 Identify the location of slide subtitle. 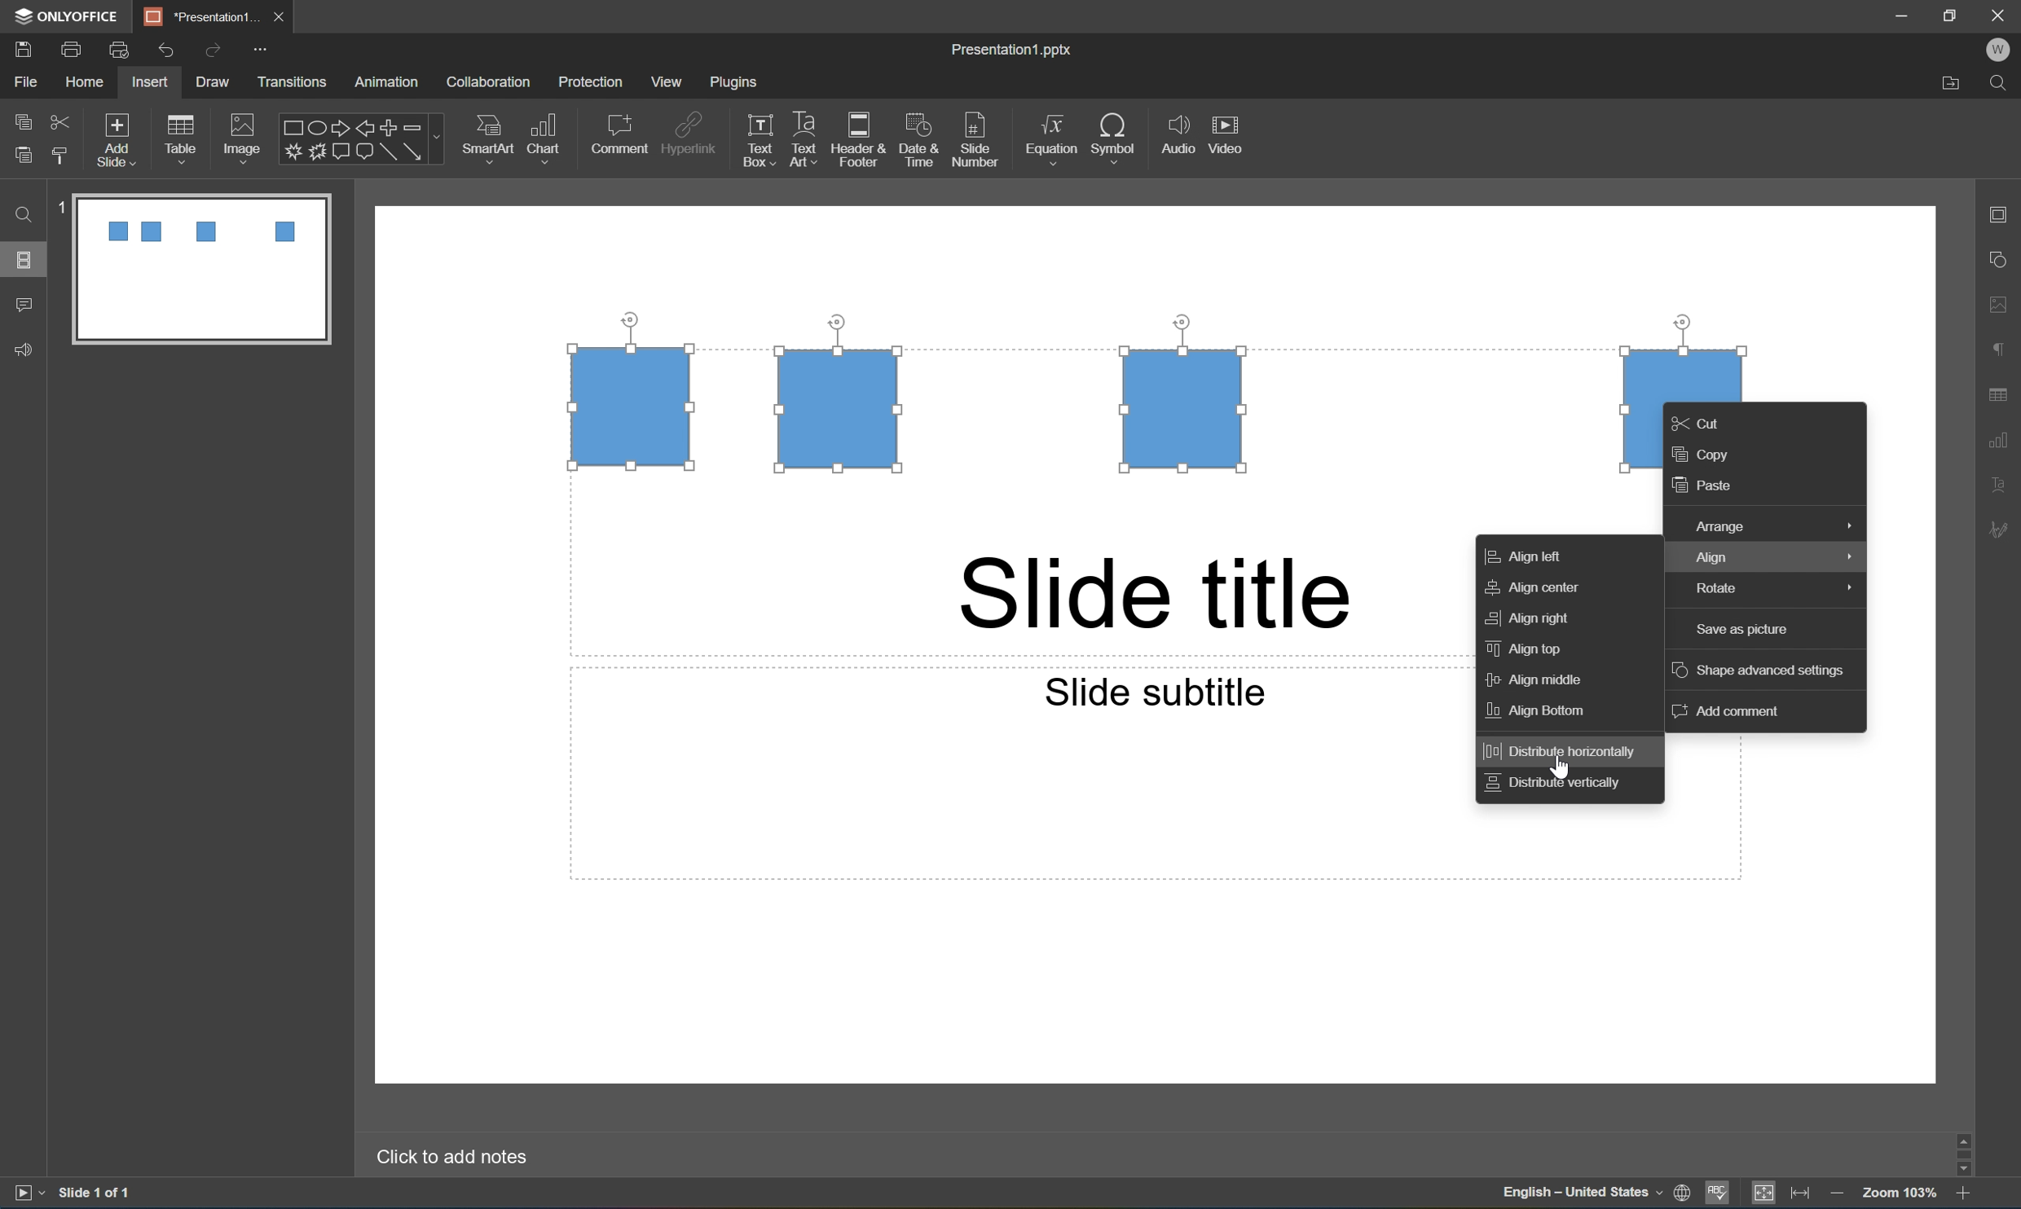
(1153, 691).